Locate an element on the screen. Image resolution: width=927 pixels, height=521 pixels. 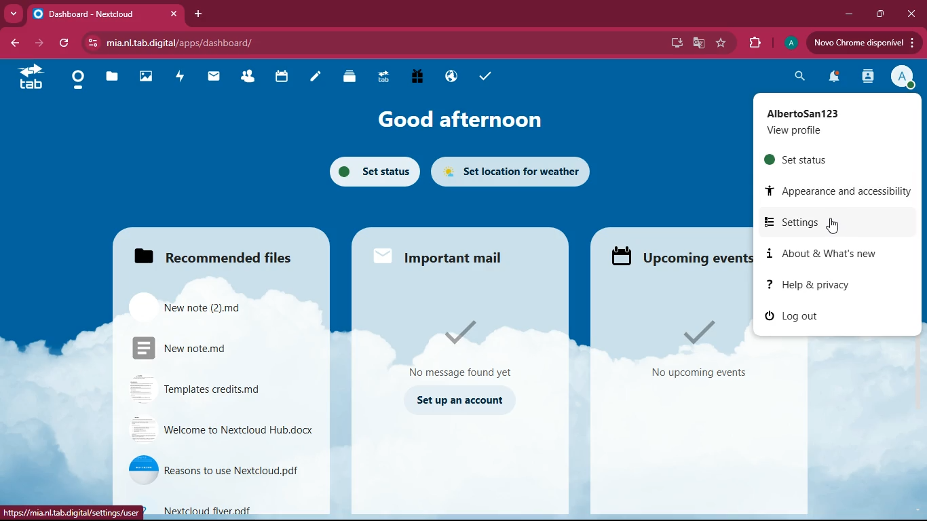
files is located at coordinates (214, 307).